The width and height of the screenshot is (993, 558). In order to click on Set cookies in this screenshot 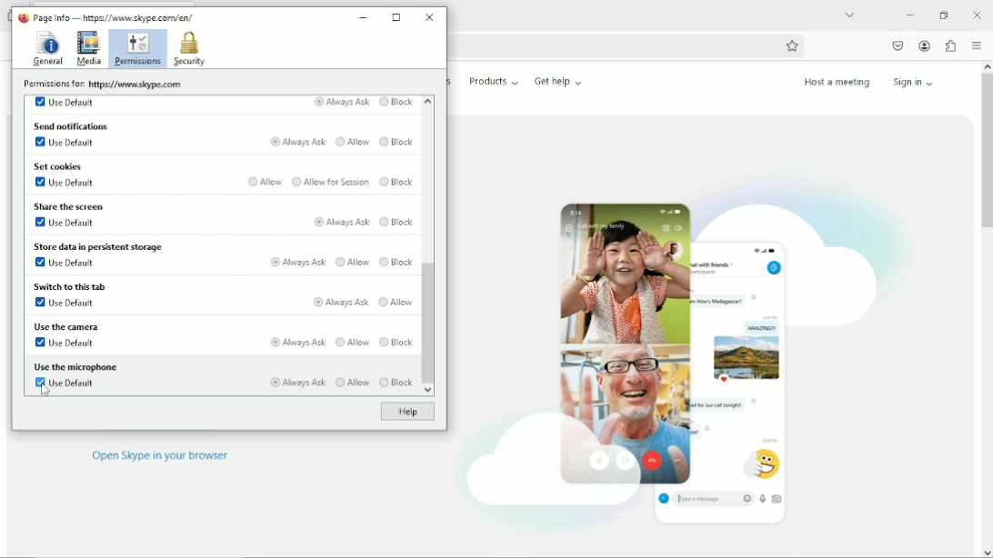, I will do `click(60, 166)`.